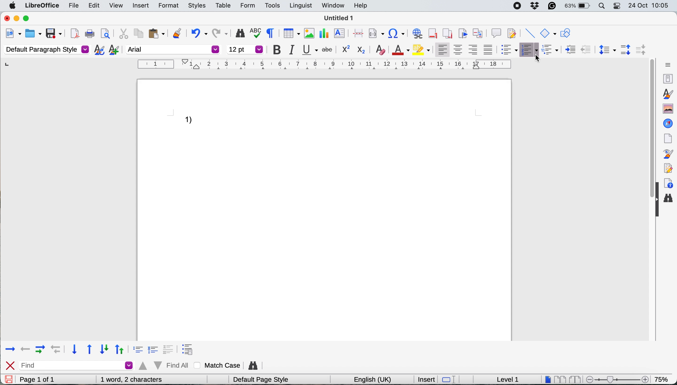 This screenshot has height=385, width=677. Describe the element at coordinates (667, 64) in the screenshot. I see `sidebar settings` at that location.